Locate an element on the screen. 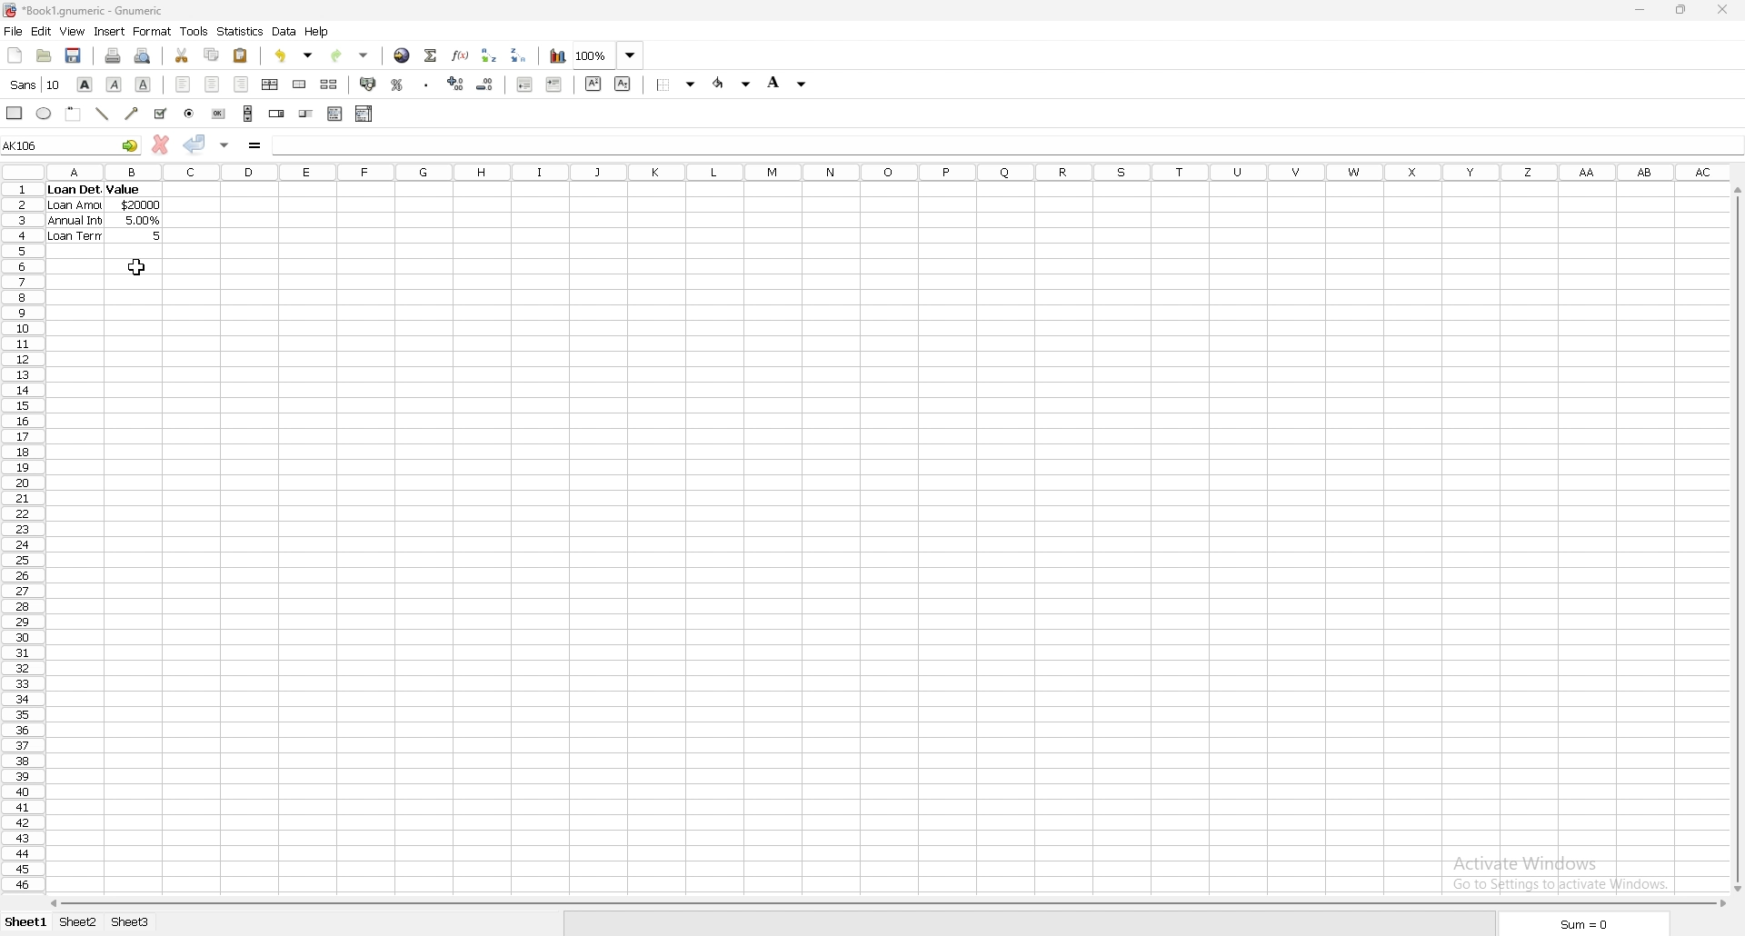 The width and height of the screenshot is (1745, 936). radio button is located at coordinates (190, 114).